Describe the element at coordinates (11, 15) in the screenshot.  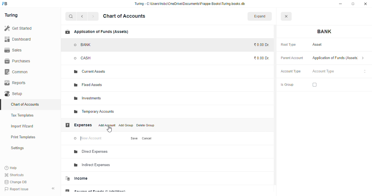
I see `turing` at that location.